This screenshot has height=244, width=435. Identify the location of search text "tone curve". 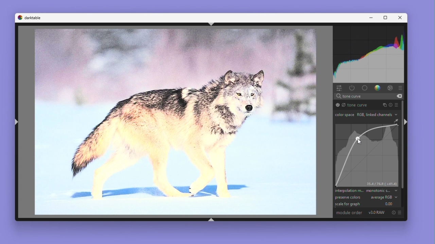
(368, 96).